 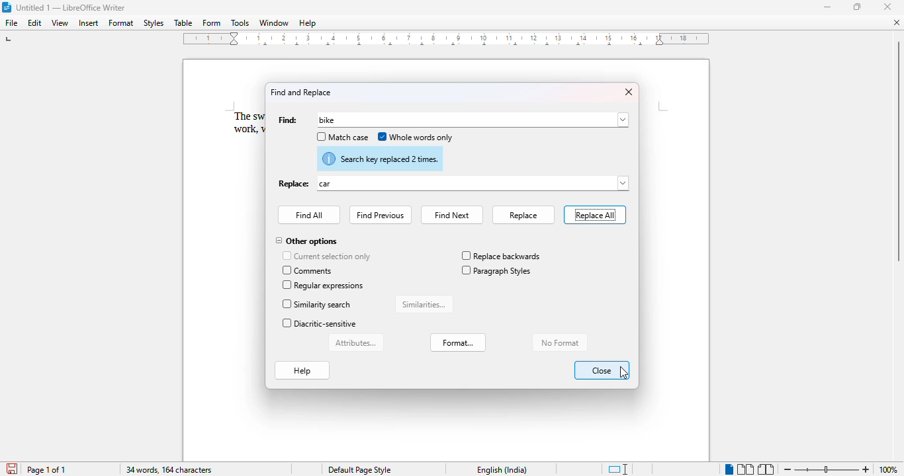 What do you see at coordinates (357, 342) in the screenshot?
I see `attributes` at bounding box center [357, 342].